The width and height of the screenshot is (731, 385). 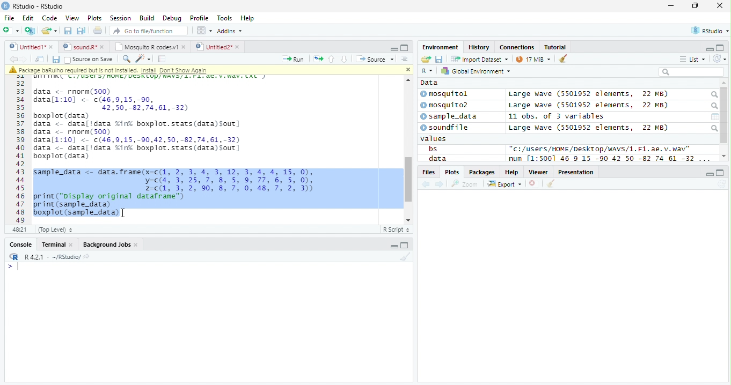 What do you see at coordinates (439, 59) in the screenshot?
I see `Save` at bounding box center [439, 59].